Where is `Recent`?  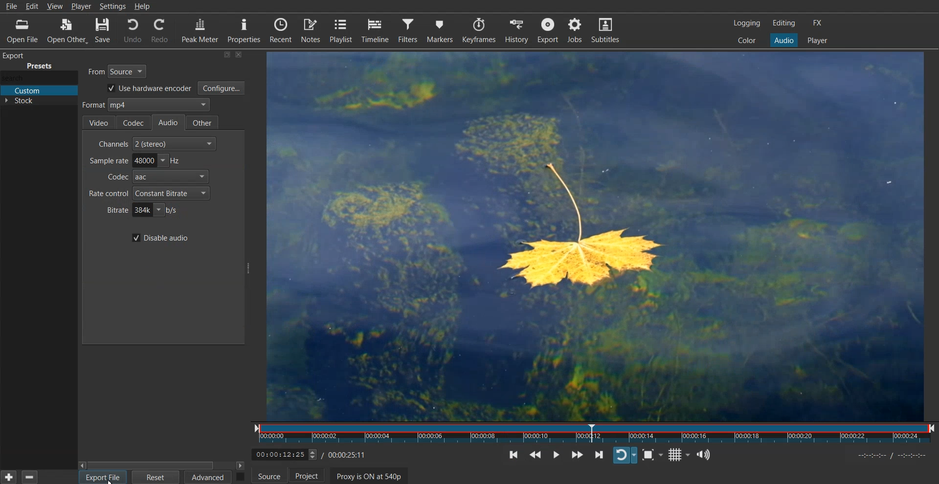 Recent is located at coordinates (282, 30).